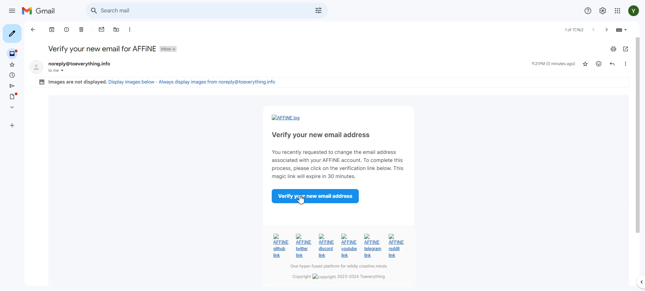  What do you see at coordinates (552, 64) in the screenshot?
I see `Last checked` at bounding box center [552, 64].